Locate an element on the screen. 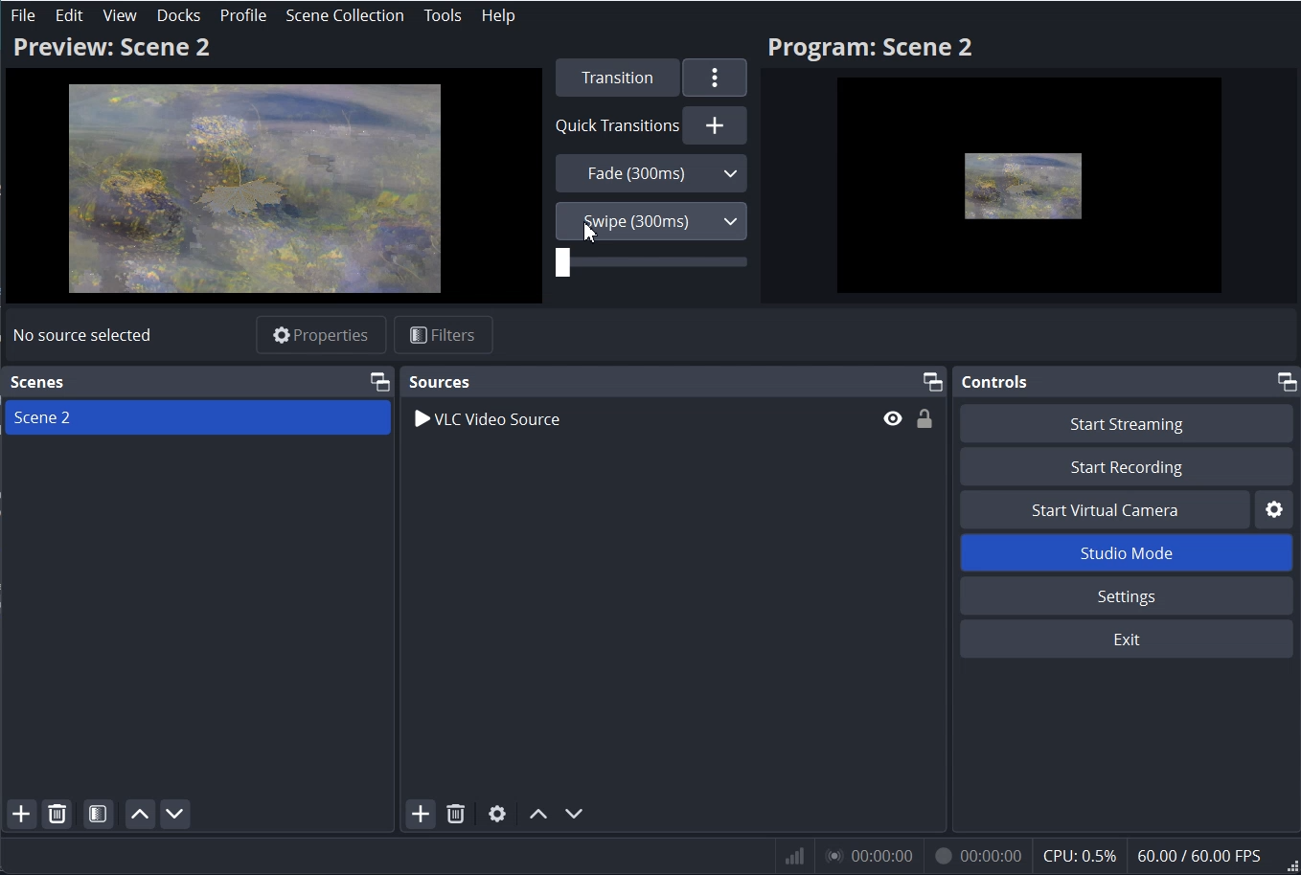 This screenshot has height=875, width=1301. VLC Video Source is located at coordinates (637, 417).